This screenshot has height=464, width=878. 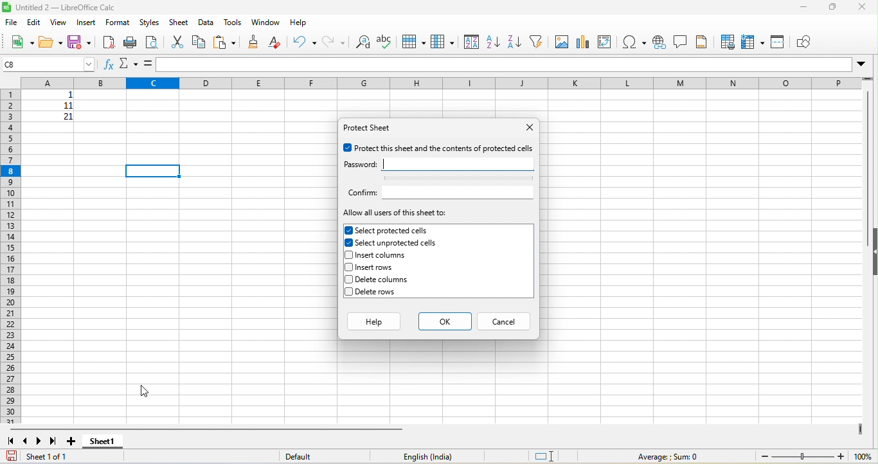 I want to click on title, so click(x=61, y=8).